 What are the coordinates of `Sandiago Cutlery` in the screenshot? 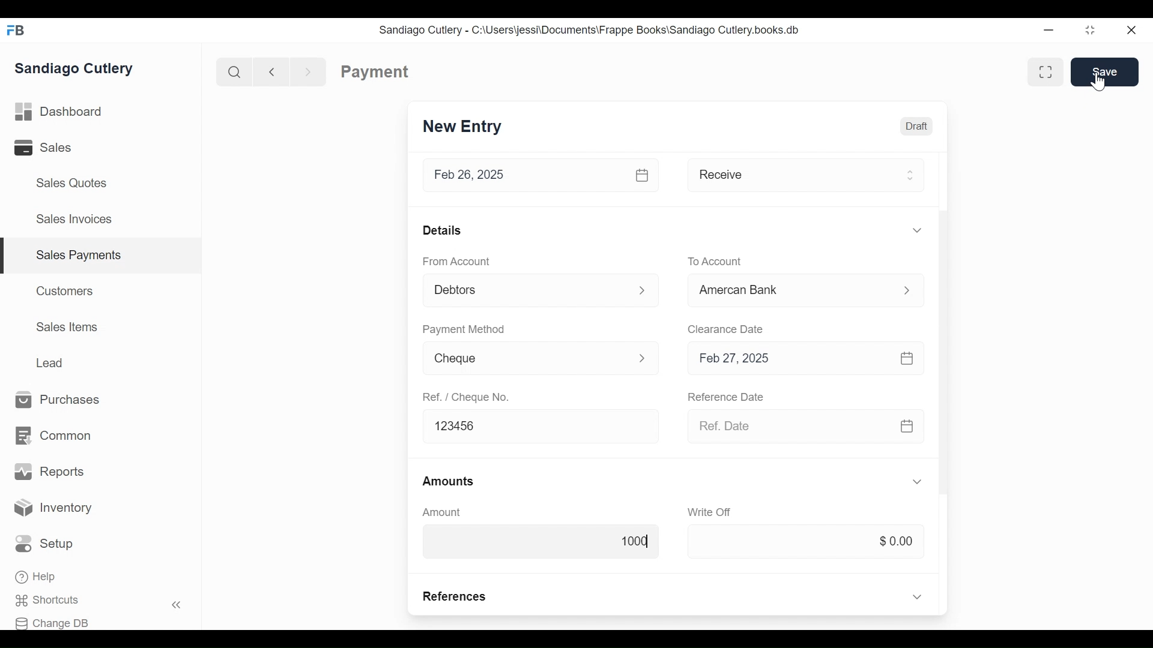 It's located at (76, 68).